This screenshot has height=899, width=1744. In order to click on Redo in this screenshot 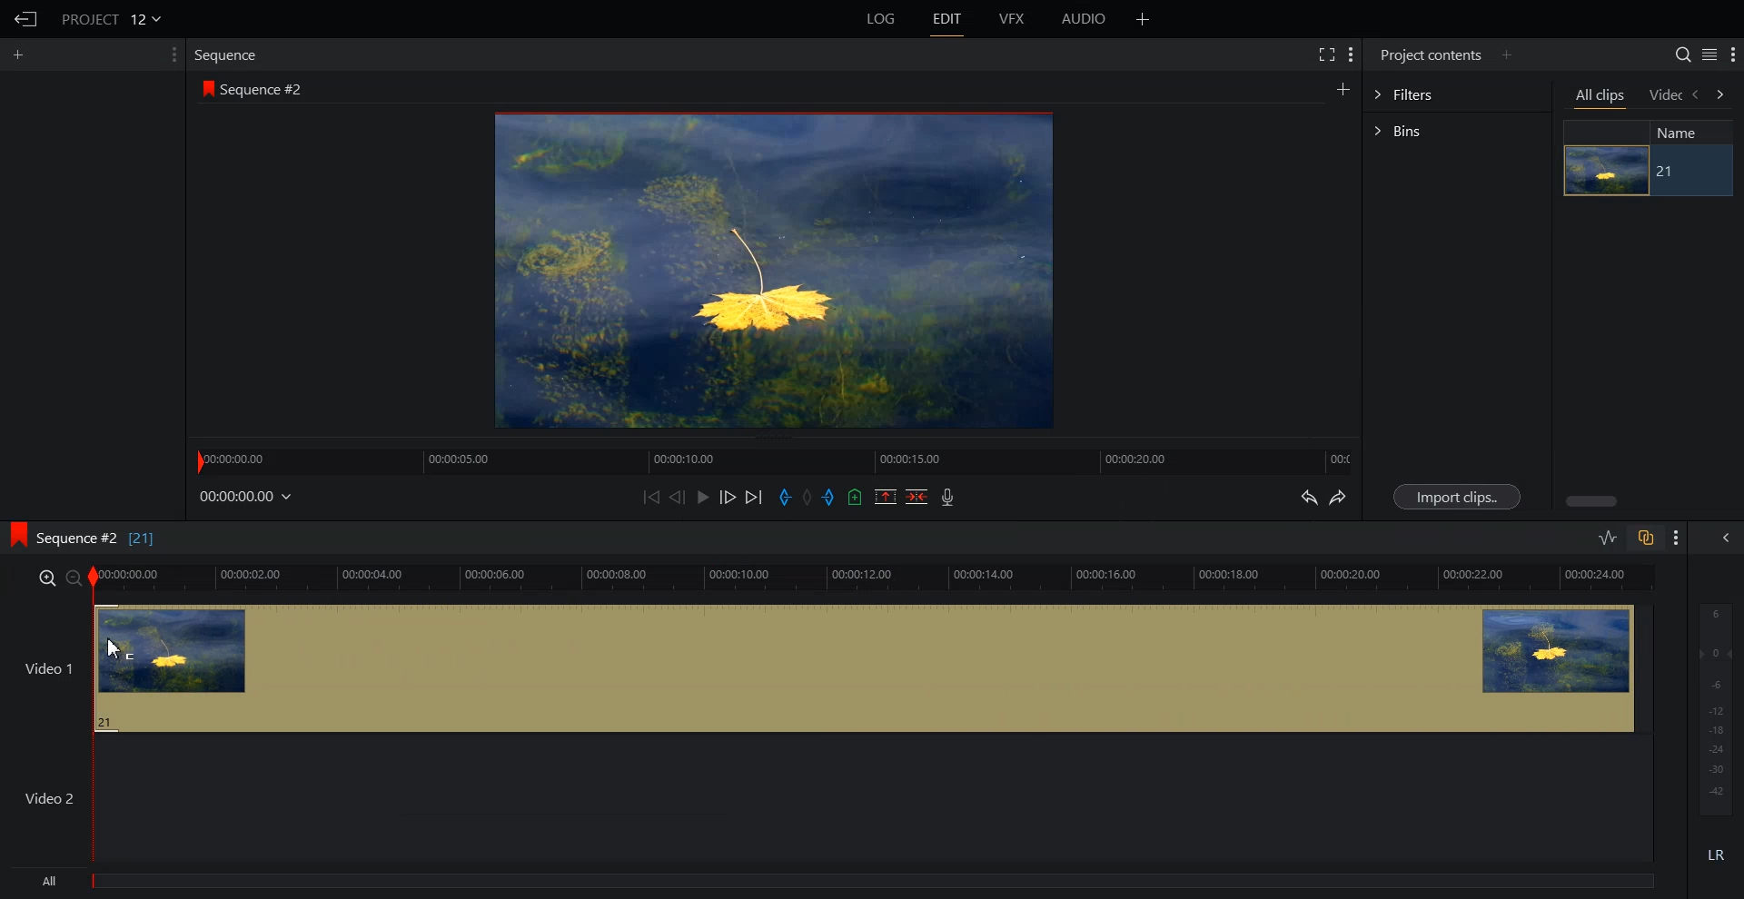, I will do `click(1341, 499)`.